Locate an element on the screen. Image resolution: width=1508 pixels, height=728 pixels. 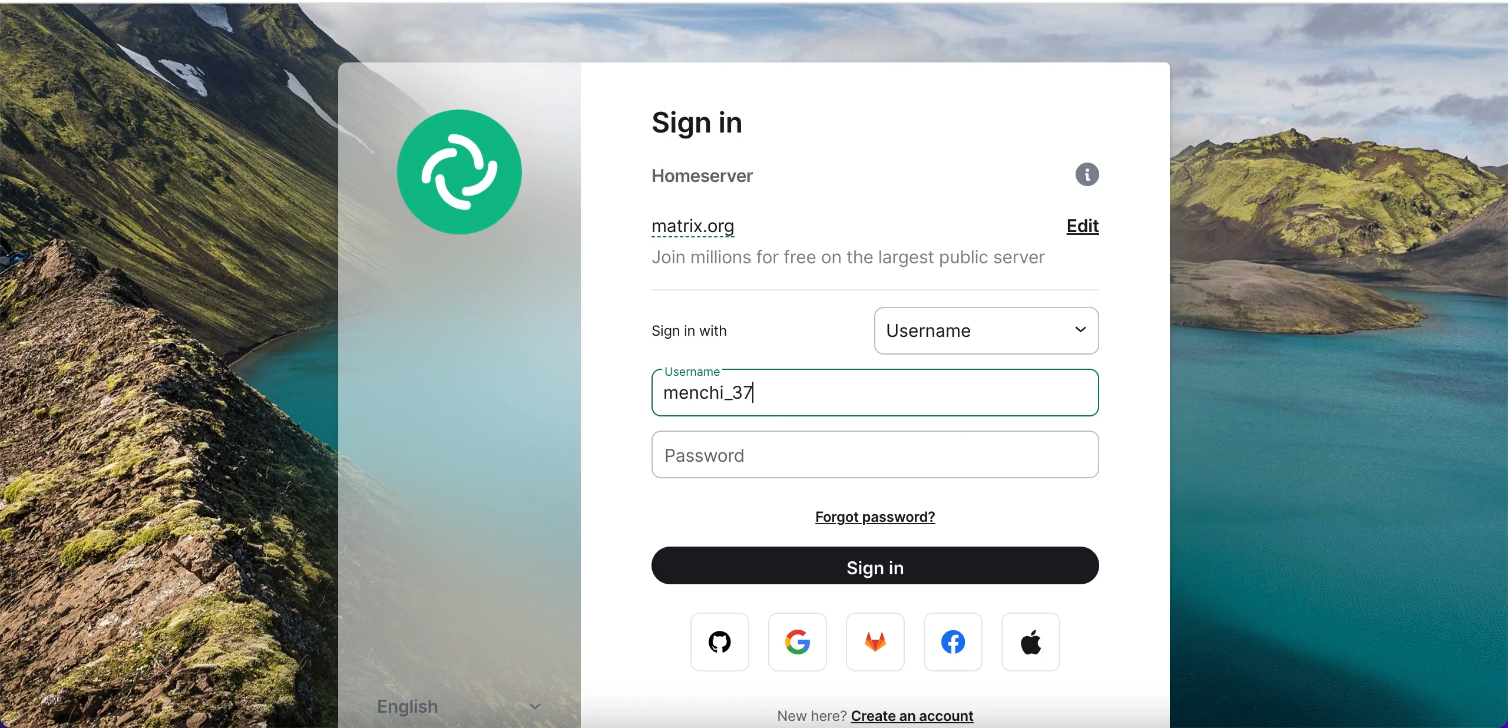
menchi_37 is located at coordinates (736, 398).